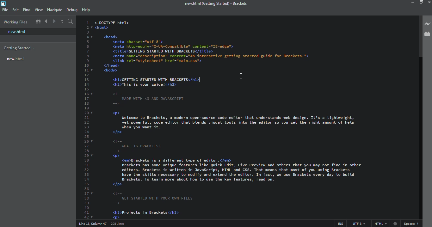 Image resolution: width=432 pixels, height=227 pixels. I want to click on utf 8, so click(359, 223).